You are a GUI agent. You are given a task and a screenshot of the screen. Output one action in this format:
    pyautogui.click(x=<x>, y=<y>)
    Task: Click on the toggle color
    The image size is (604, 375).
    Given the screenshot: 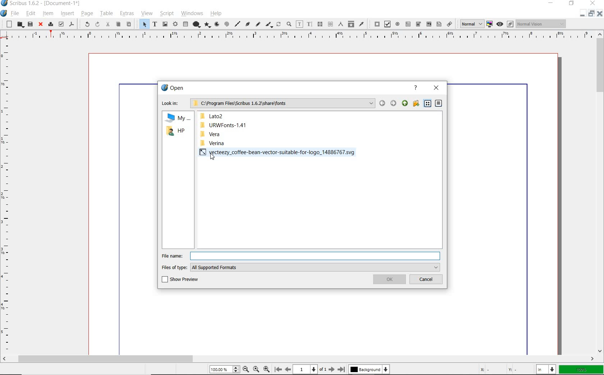 What is the action you would take?
    pyautogui.click(x=490, y=24)
    